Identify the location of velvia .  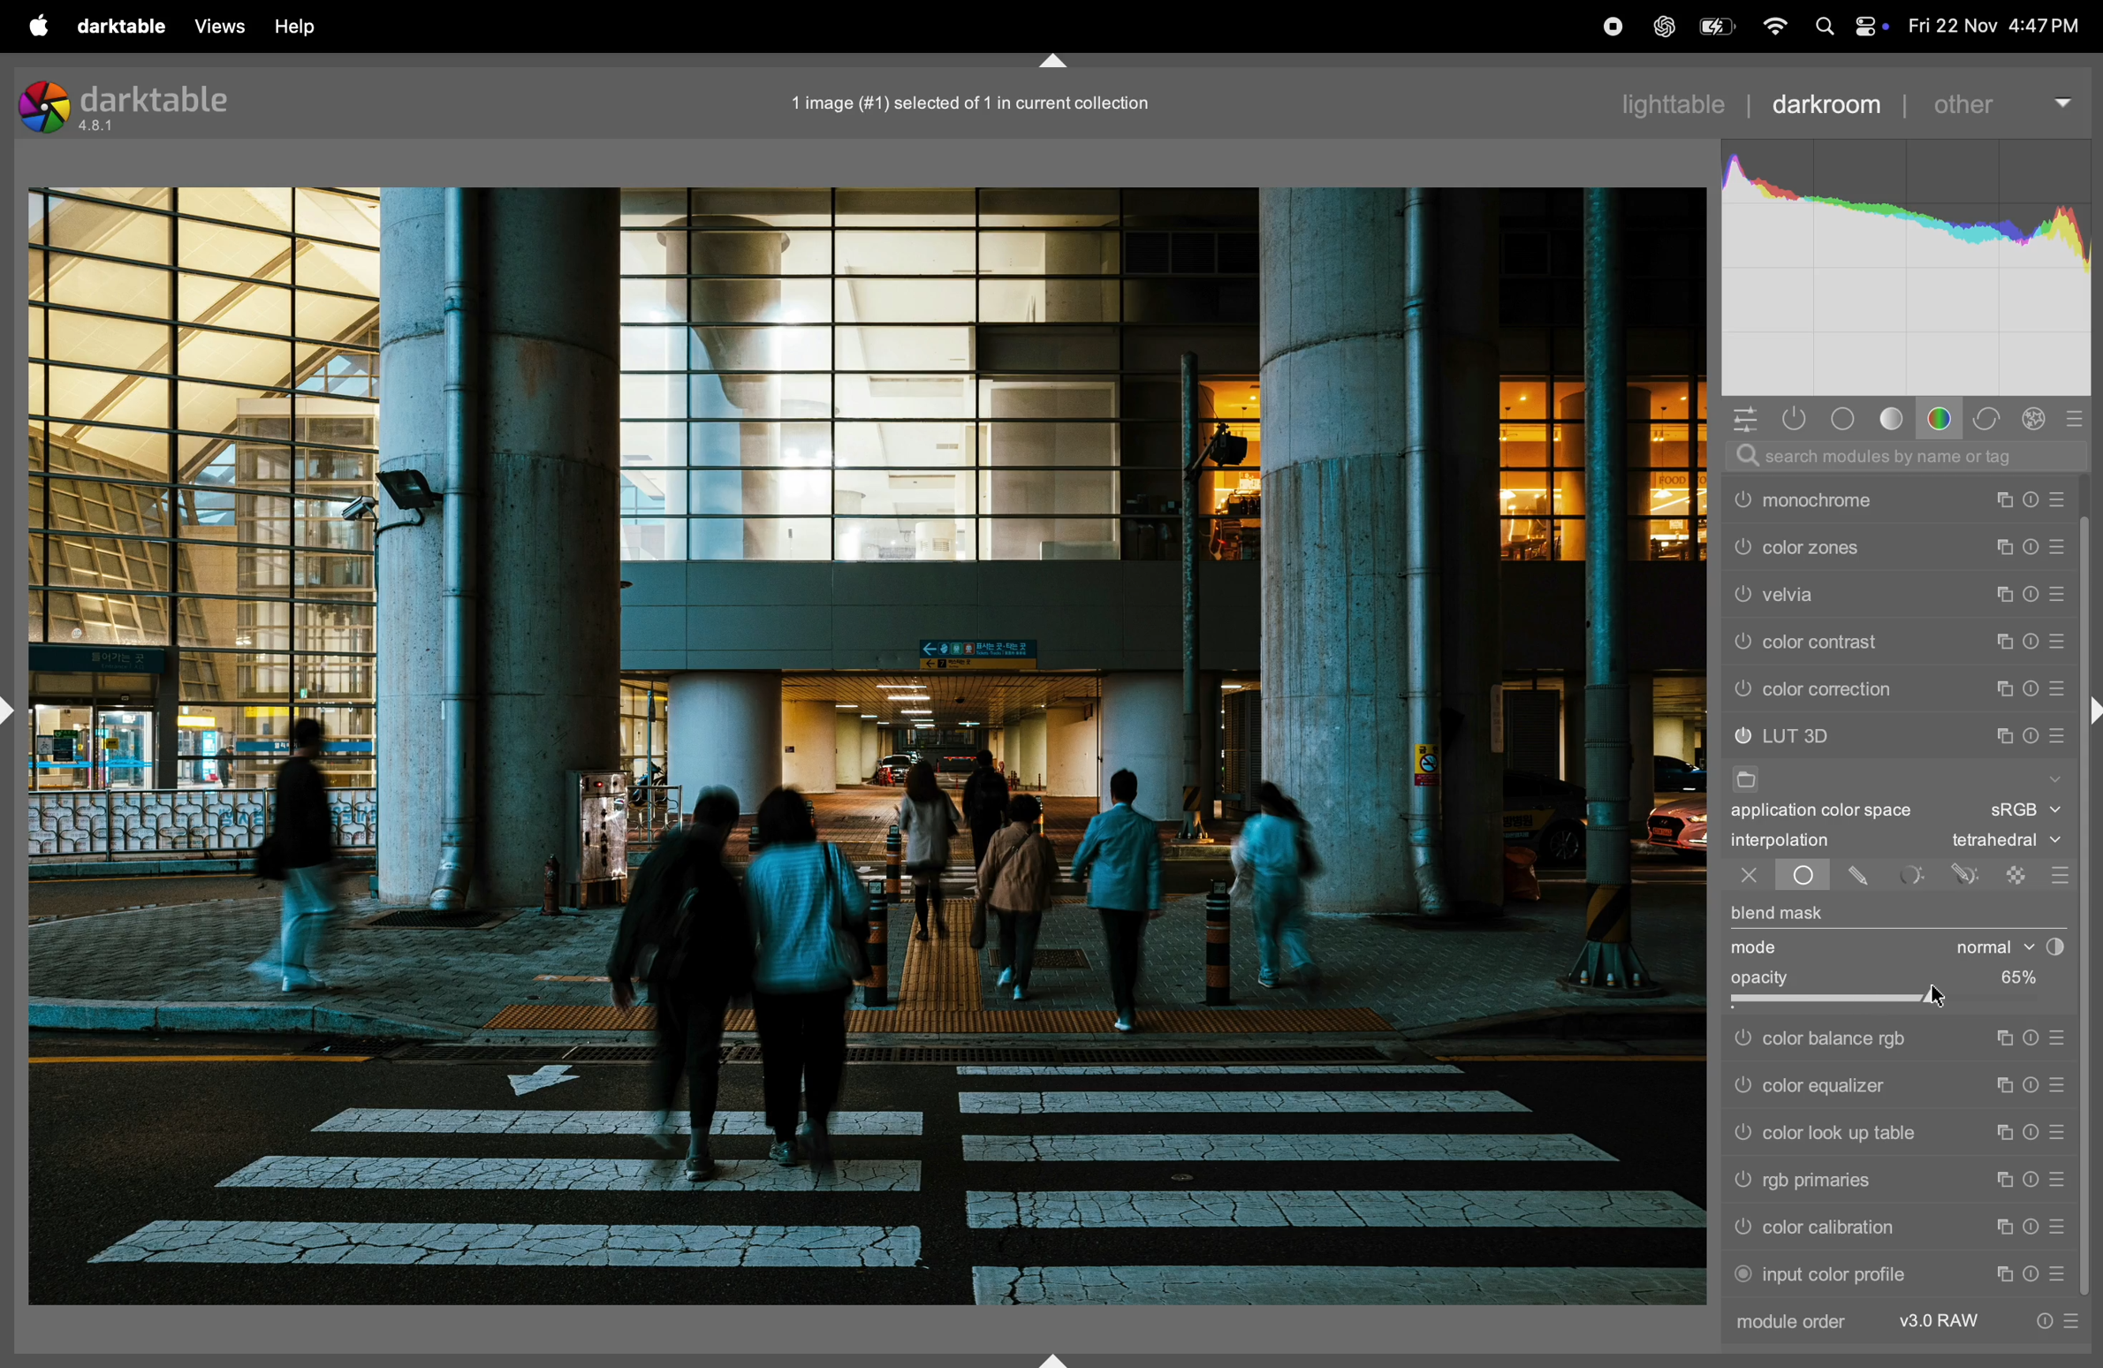
(1872, 636).